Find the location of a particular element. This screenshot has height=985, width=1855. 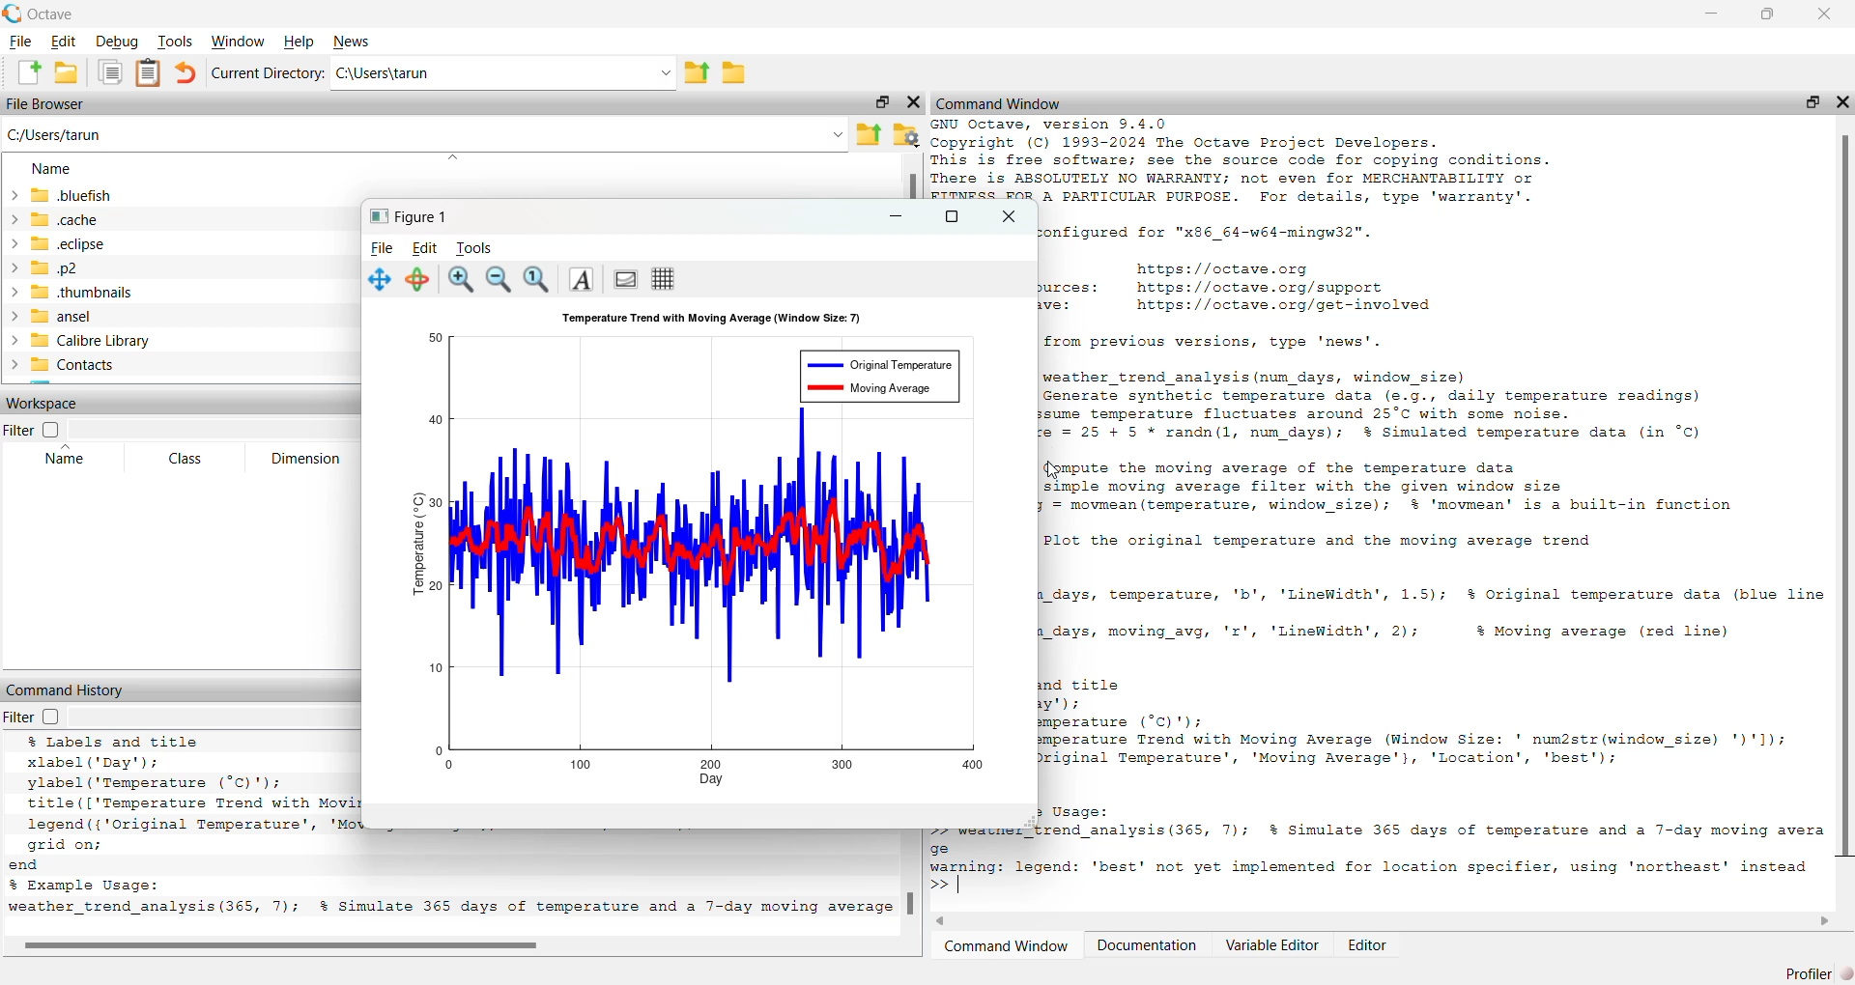

Class is located at coordinates (185, 460).